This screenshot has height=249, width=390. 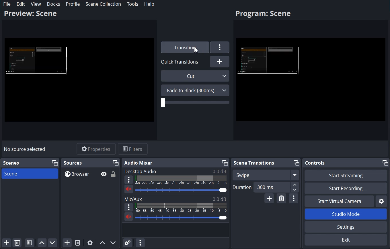 What do you see at coordinates (385, 163) in the screenshot?
I see `Maximize` at bounding box center [385, 163].